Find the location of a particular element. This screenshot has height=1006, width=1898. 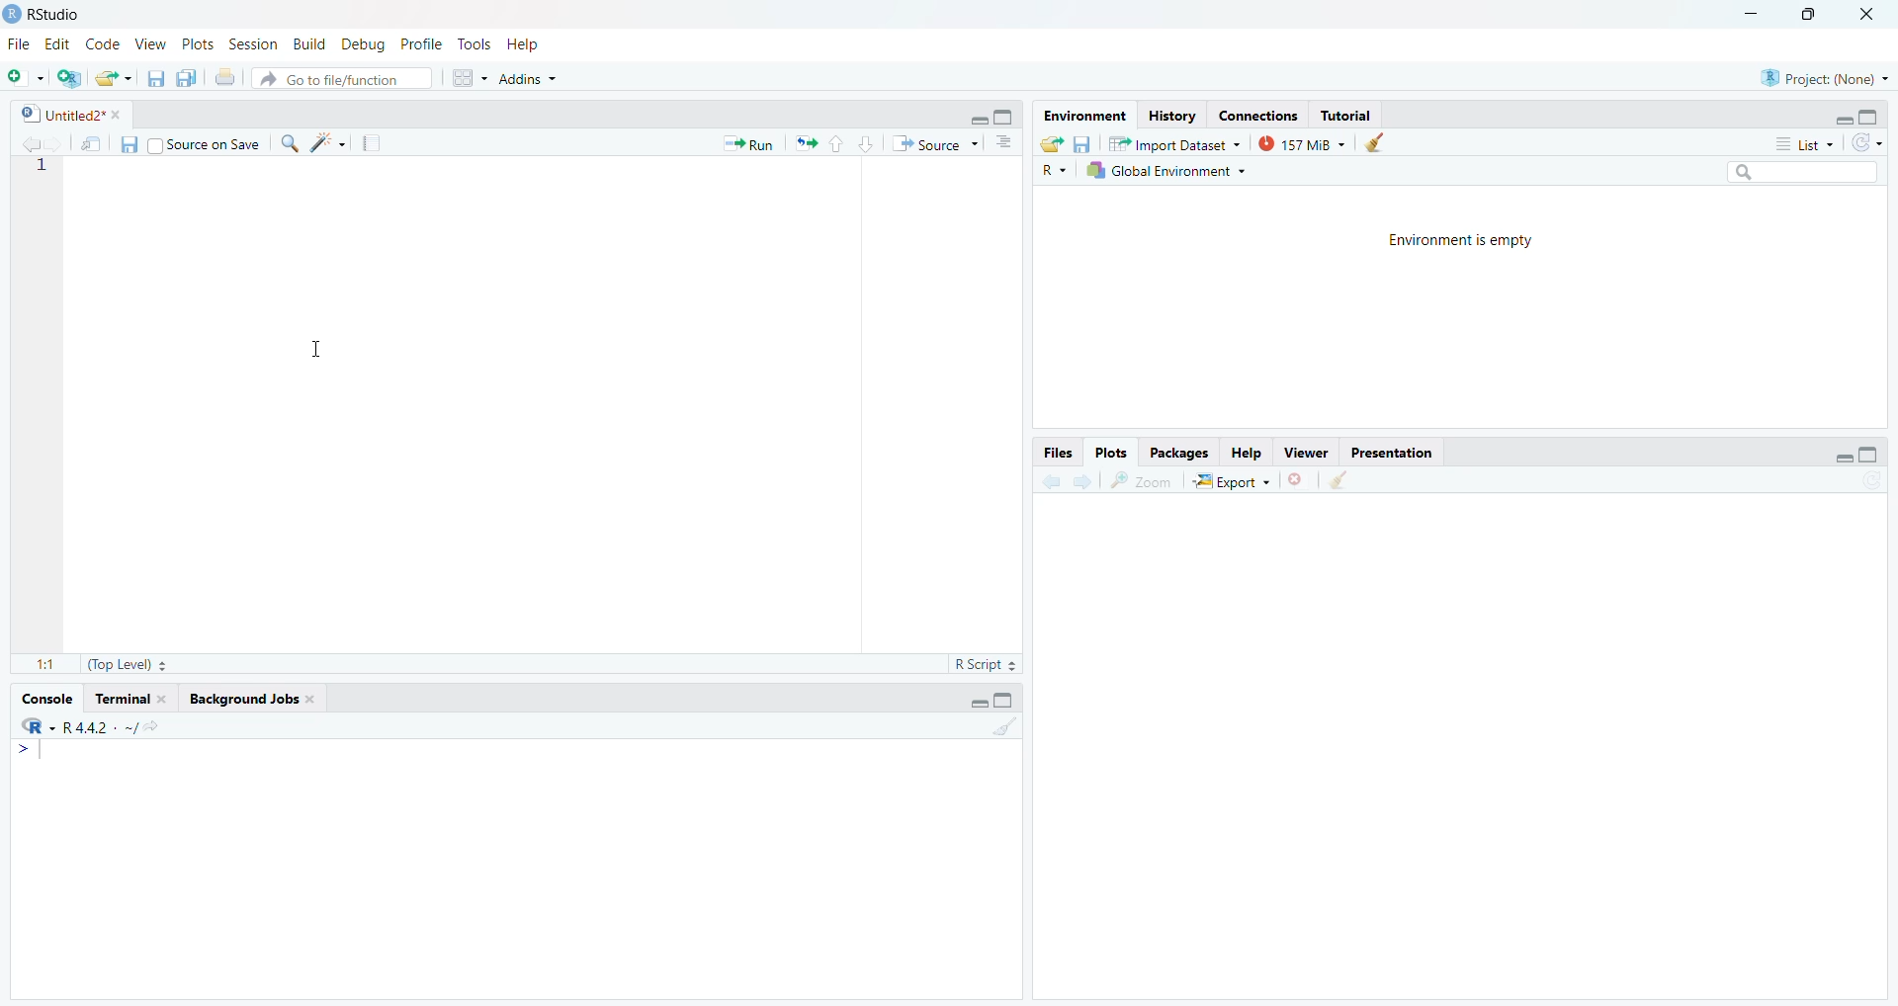

Build is located at coordinates (307, 42).